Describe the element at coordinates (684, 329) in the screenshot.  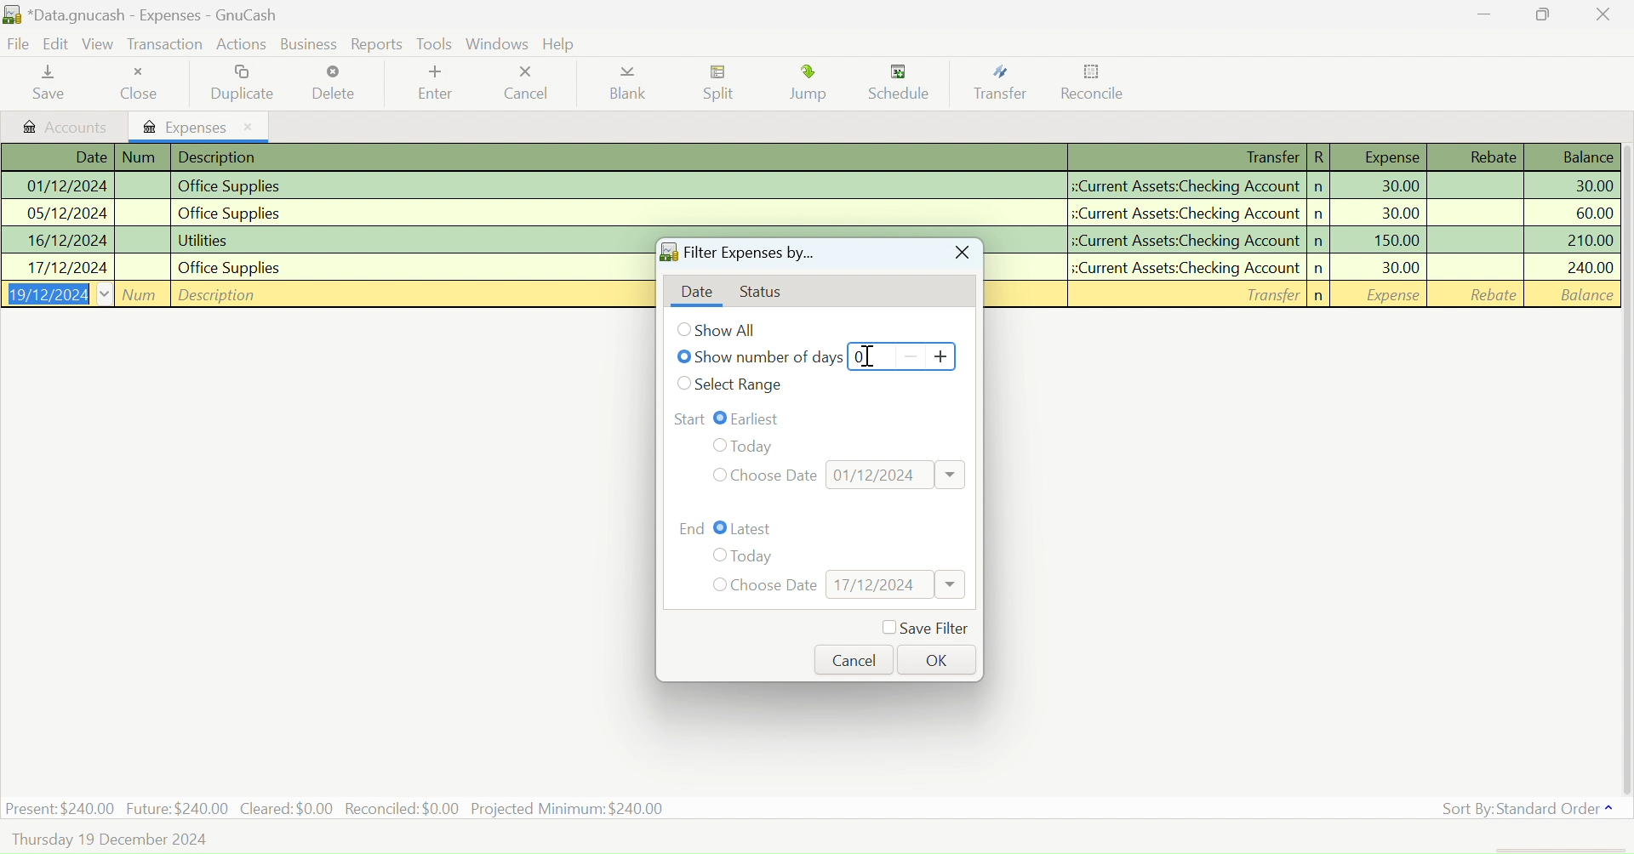
I see `Checkbox` at that location.